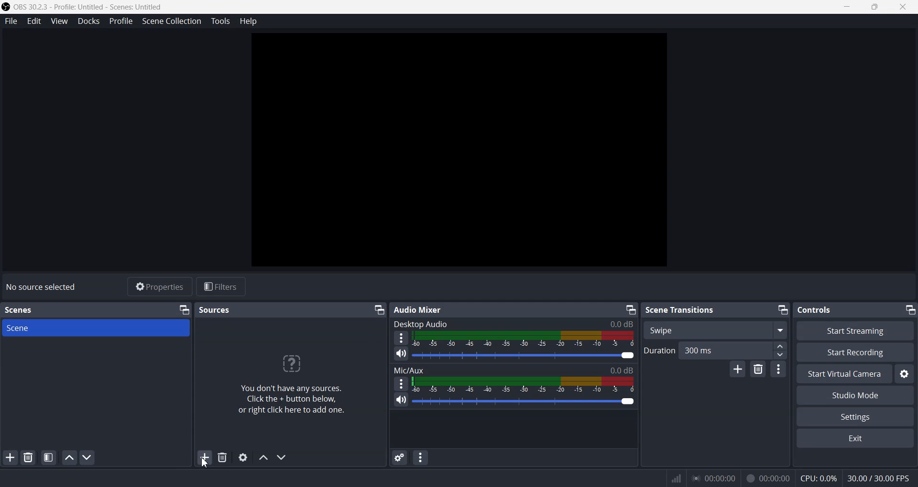 Image resolution: width=918 pixels, height=487 pixels. I want to click on Minimize, so click(910, 309).